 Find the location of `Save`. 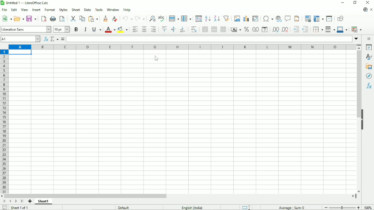

Save is located at coordinates (4, 207).